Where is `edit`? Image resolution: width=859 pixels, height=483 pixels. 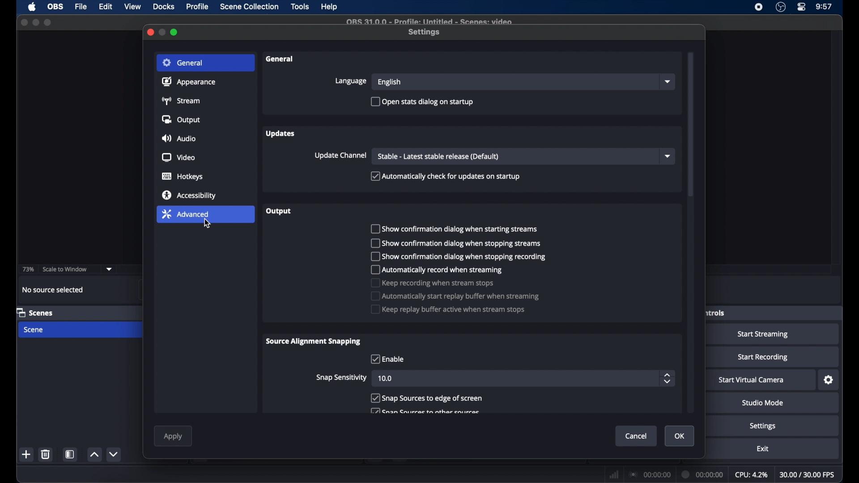 edit is located at coordinates (106, 7).